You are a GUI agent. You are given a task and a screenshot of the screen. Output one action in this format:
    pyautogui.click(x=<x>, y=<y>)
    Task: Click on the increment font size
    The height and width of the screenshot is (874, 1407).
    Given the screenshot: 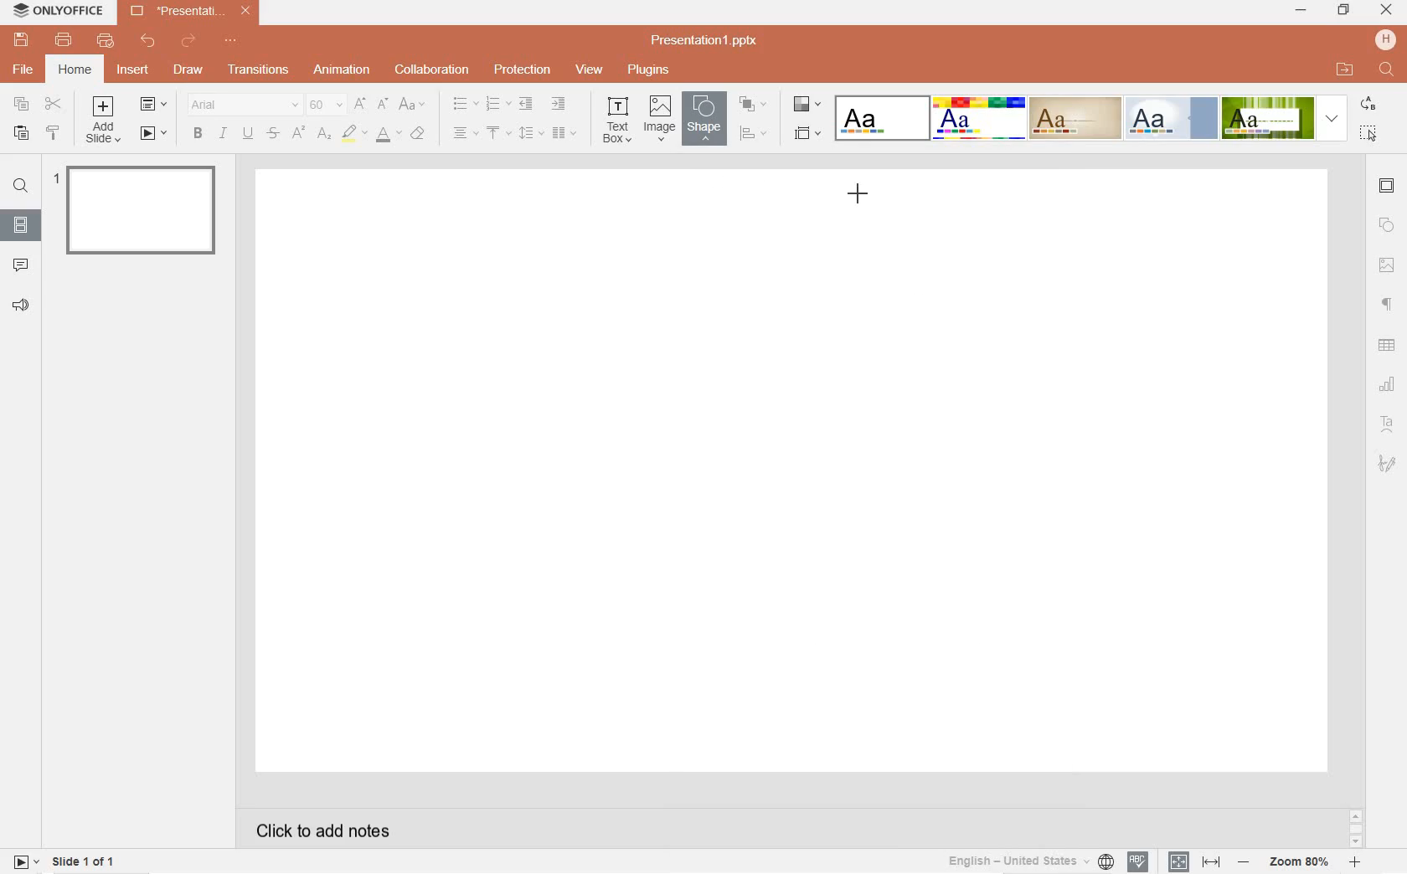 What is the action you would take?
    pyautogui.click(x=361, y=104)
    